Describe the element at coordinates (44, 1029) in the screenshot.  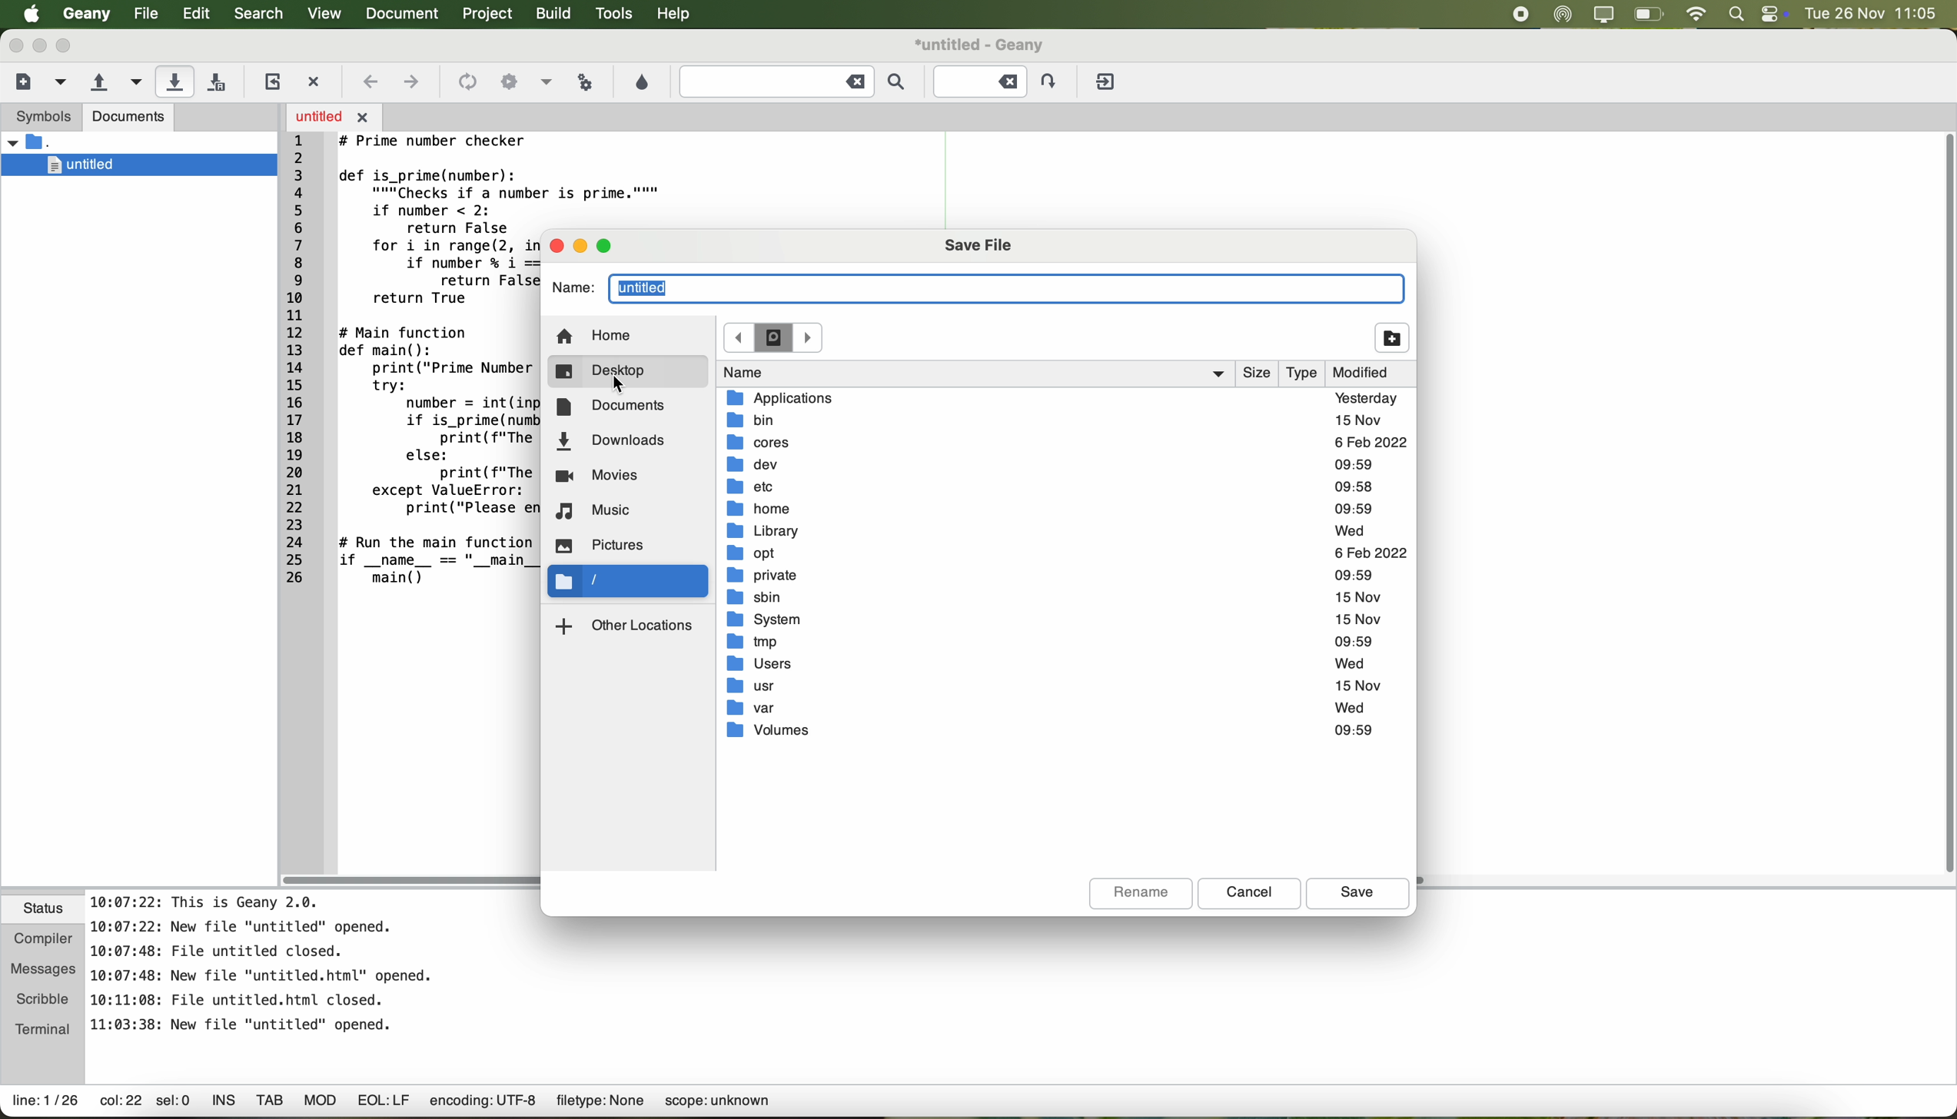
I see `terminal` at that location.